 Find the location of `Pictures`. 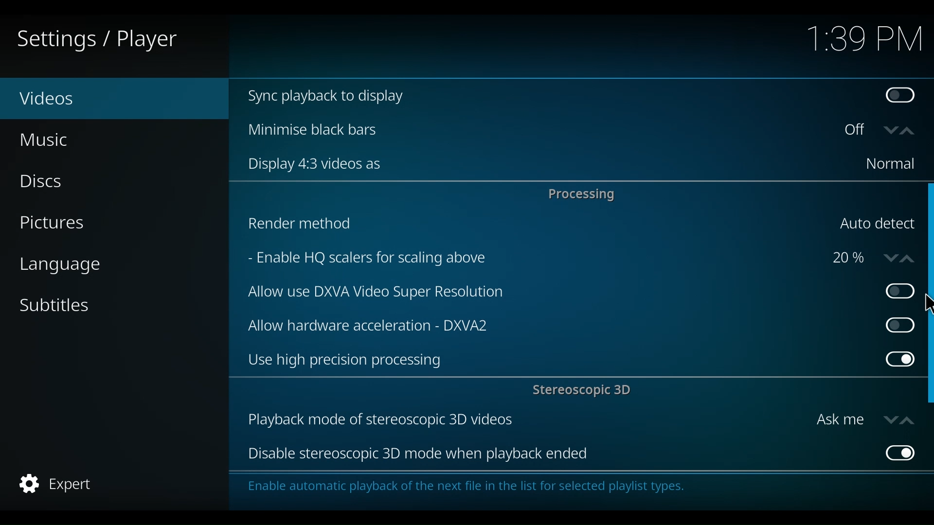

Pictures is located at coordinates (55, 224).